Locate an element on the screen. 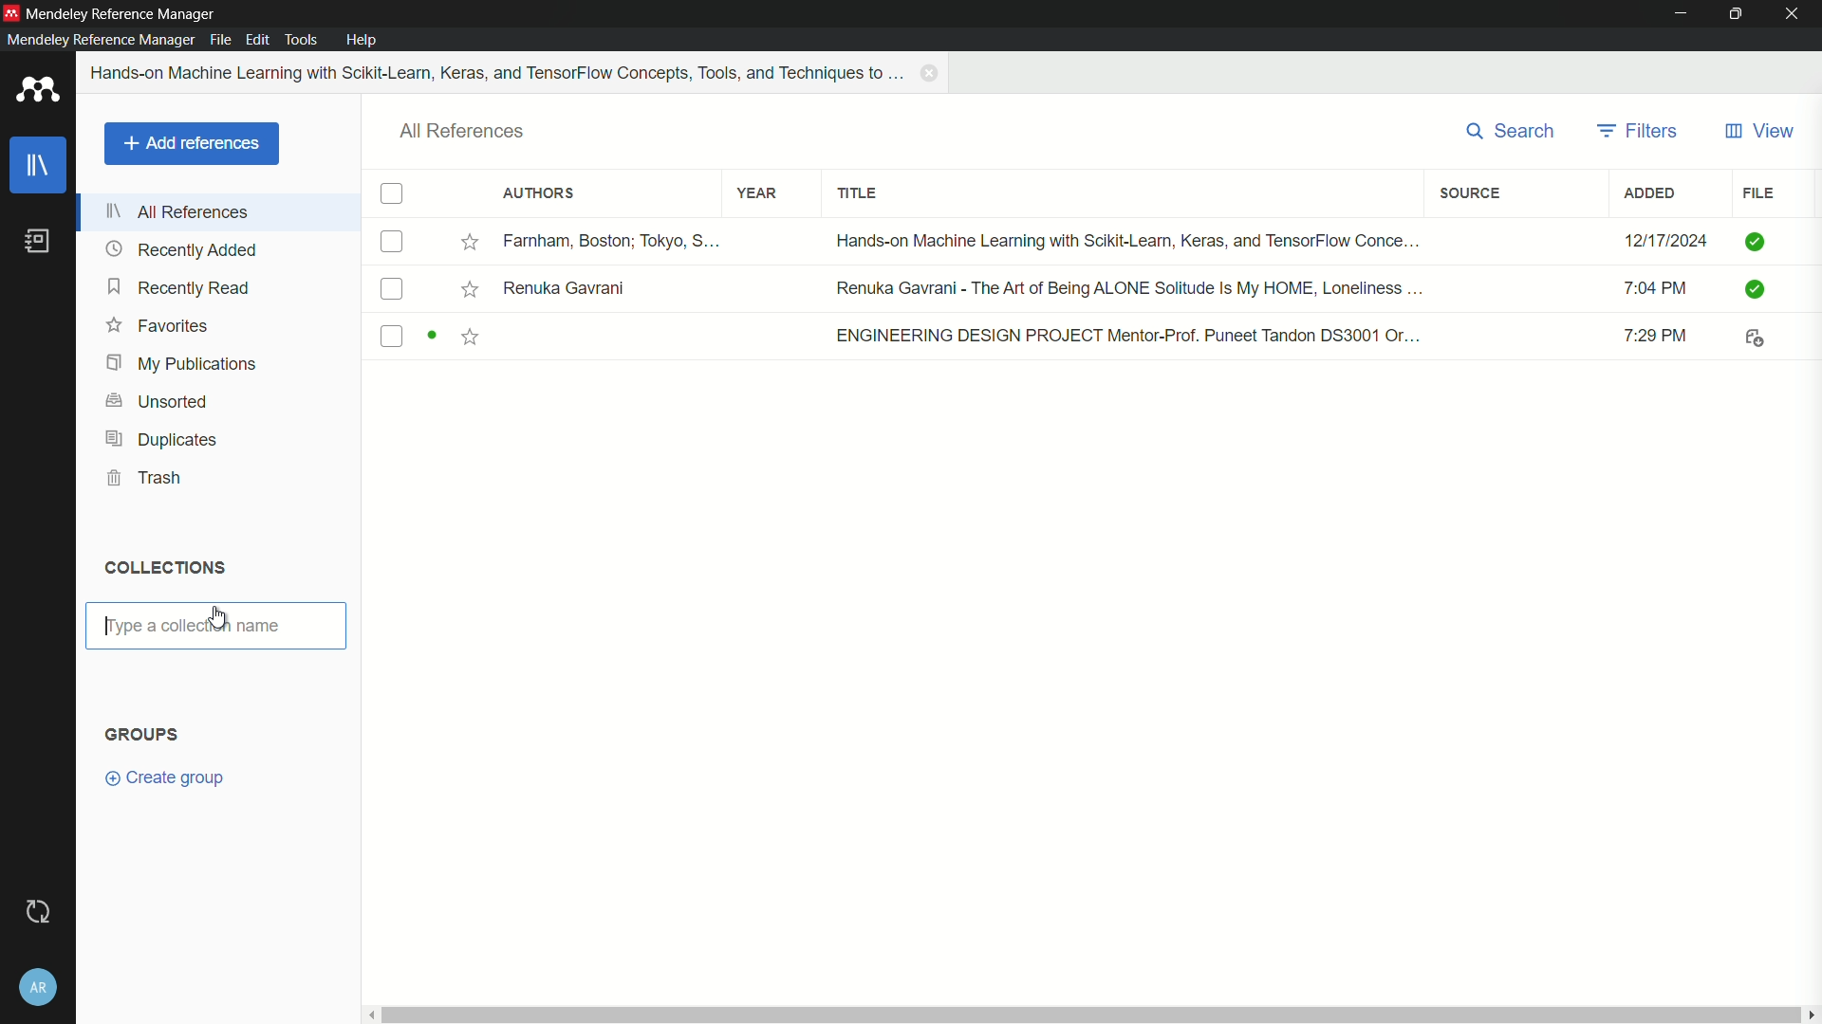 The image size is (1822, 1024). book name is located at coordinates (499, 73).